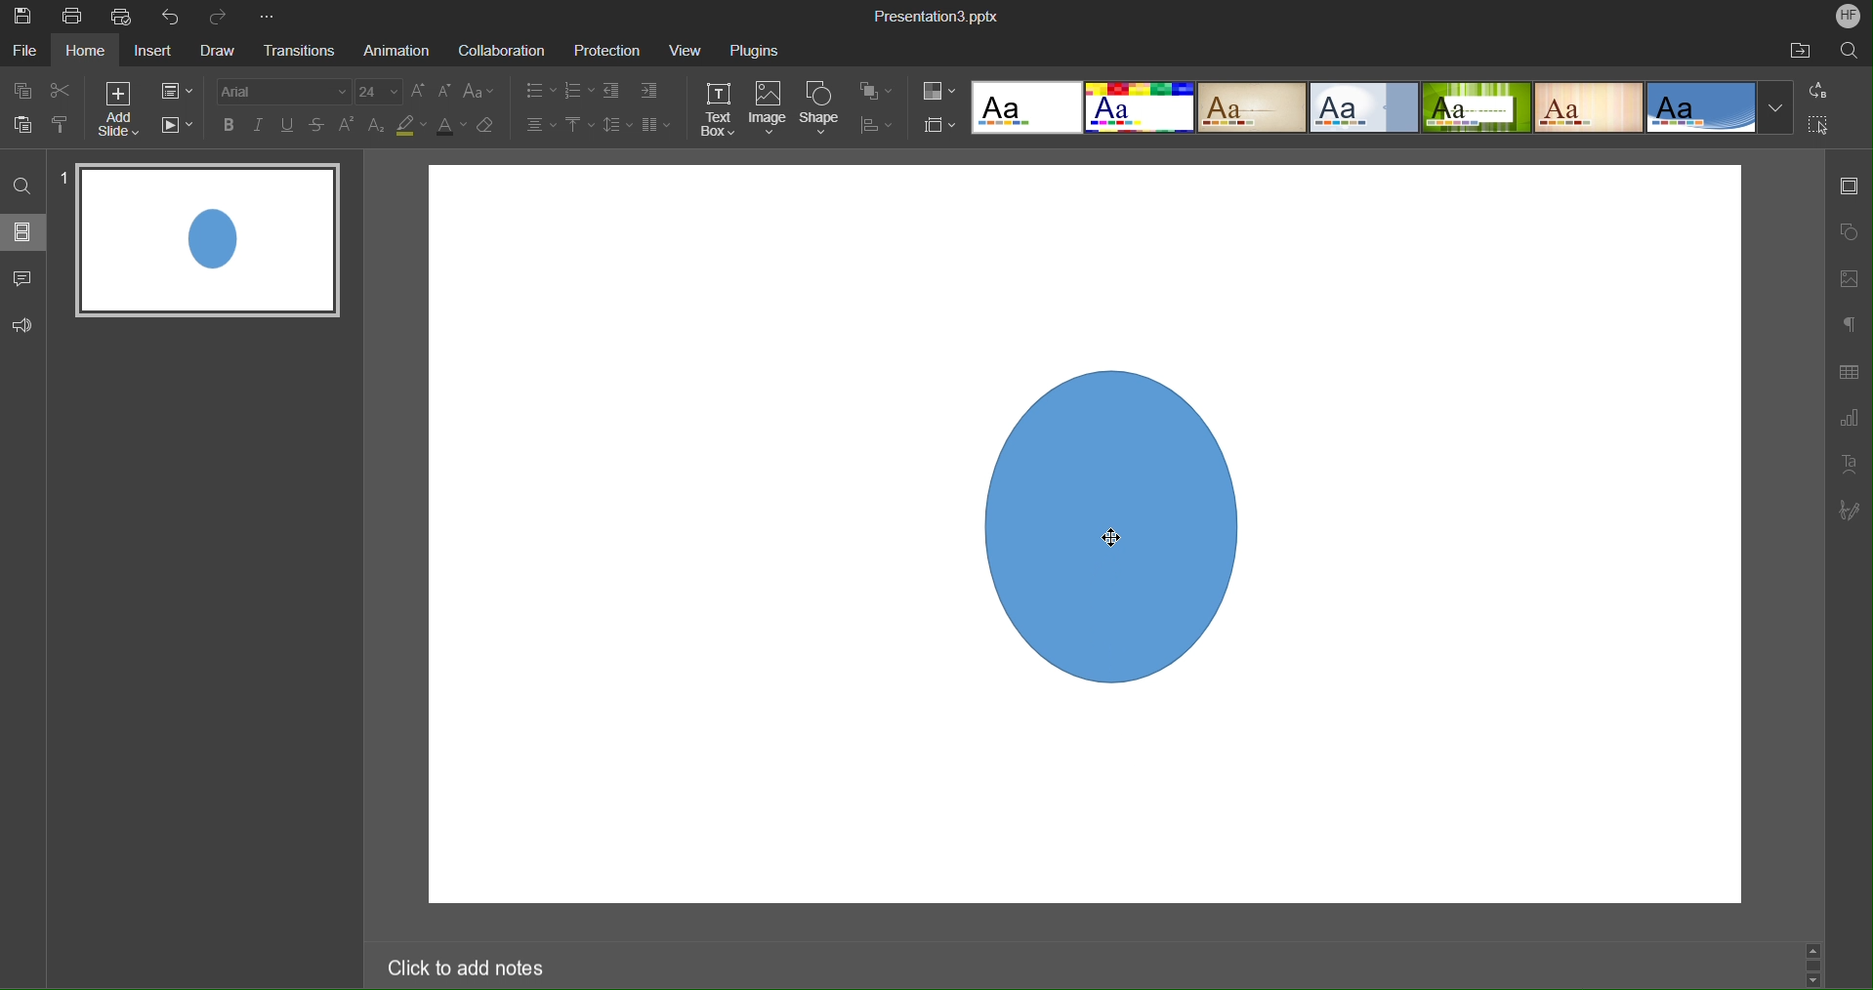 This screenshot has height=990, width=1873. What do you see at coordinates (536, 127) in the screenshot?
I see `Alignment` at bounding box center [536, 127].